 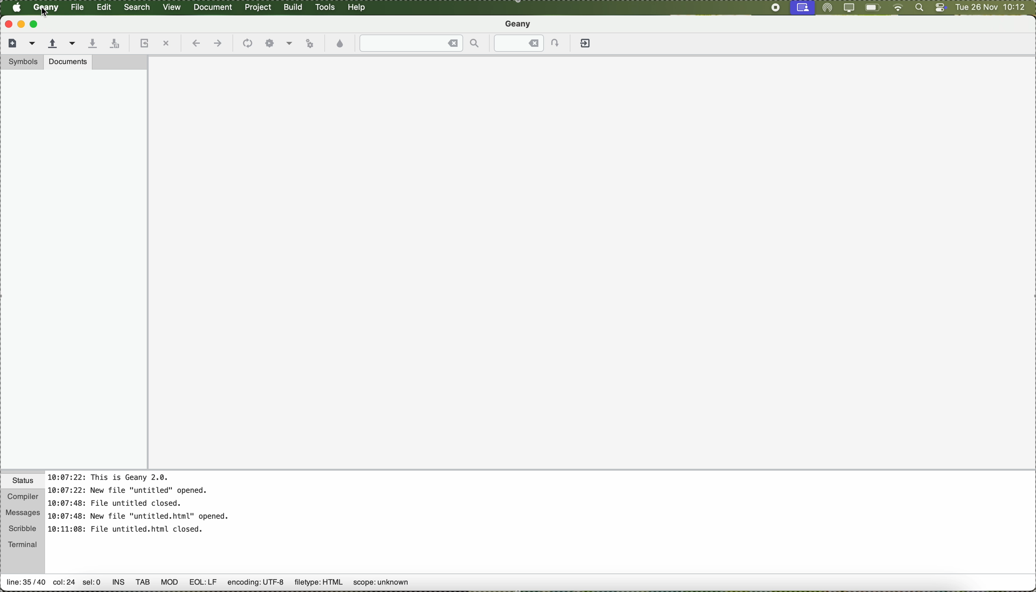 What do you see at coordinates (218, 44) in the screenshot?
I see `navigate foward a location` at bounding box center [218, 44].